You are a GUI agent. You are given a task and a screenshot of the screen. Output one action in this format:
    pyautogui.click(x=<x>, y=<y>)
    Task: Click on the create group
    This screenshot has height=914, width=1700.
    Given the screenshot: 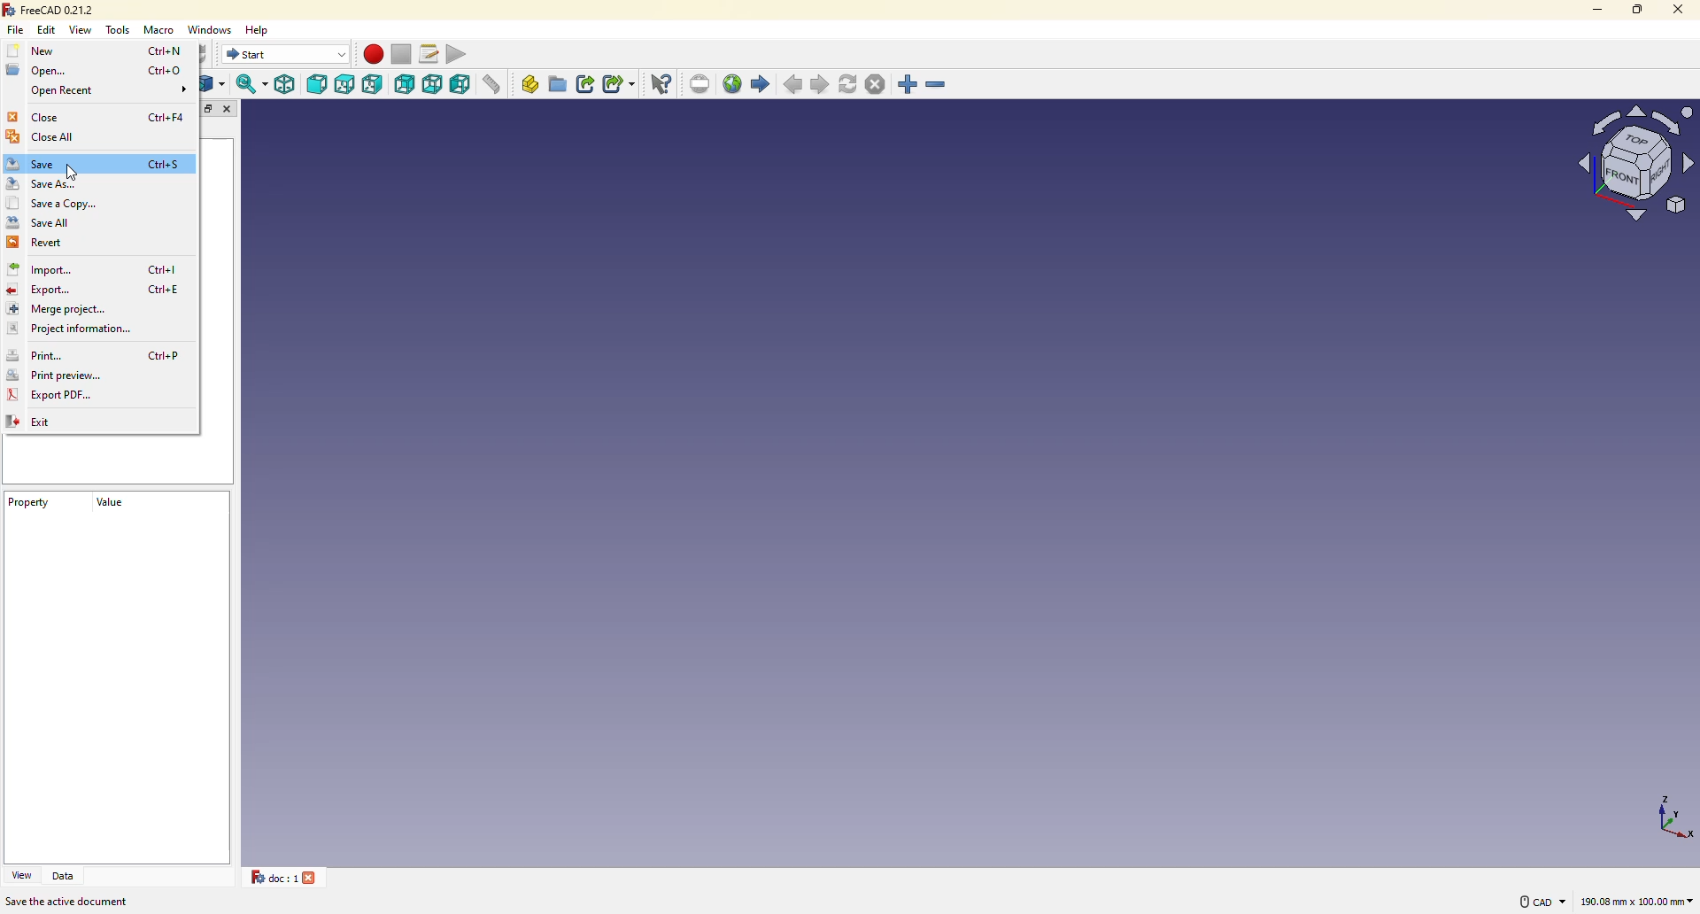 What is the action you would take?
    pyautogui.click(x=559, y=83)
    